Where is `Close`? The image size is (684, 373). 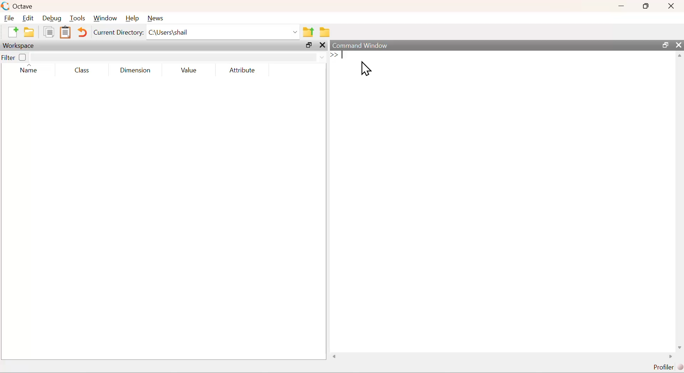 Close is located at coordinates (679, 45).